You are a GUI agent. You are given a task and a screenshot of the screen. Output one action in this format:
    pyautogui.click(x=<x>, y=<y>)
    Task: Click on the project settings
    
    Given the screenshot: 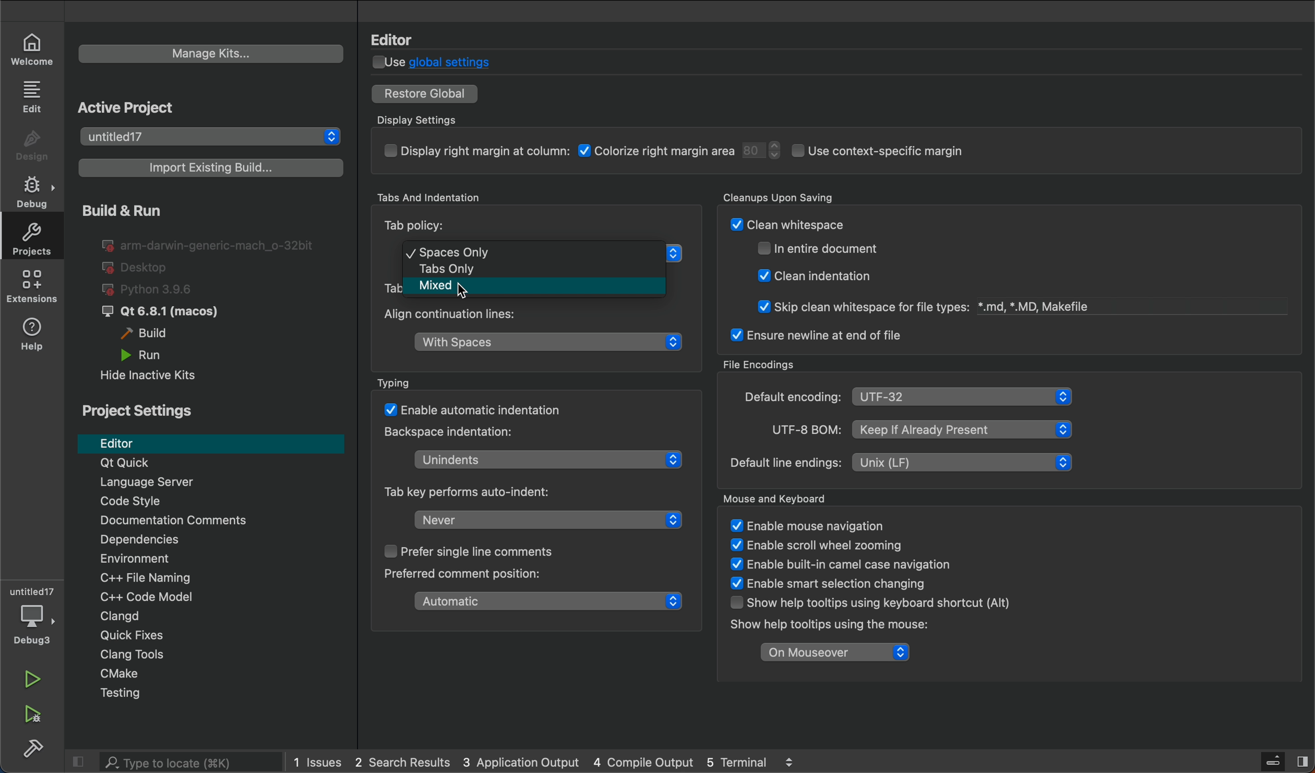 What is the action you would take?
    pyautogui.click(x=138, y=411)
    